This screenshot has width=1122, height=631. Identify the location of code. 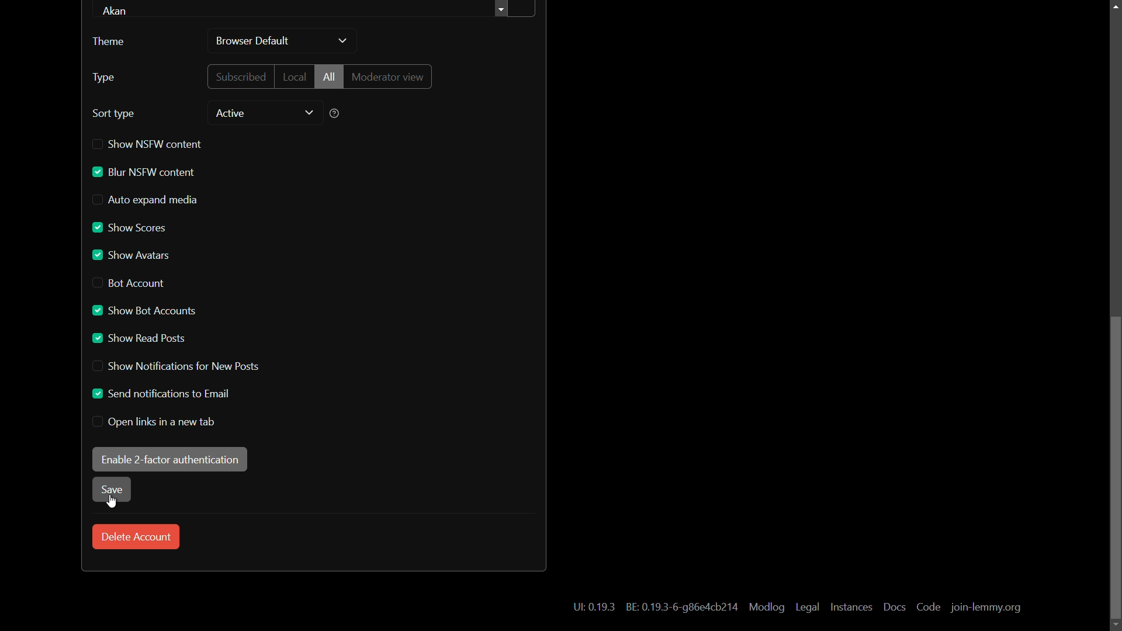
(929, 608).